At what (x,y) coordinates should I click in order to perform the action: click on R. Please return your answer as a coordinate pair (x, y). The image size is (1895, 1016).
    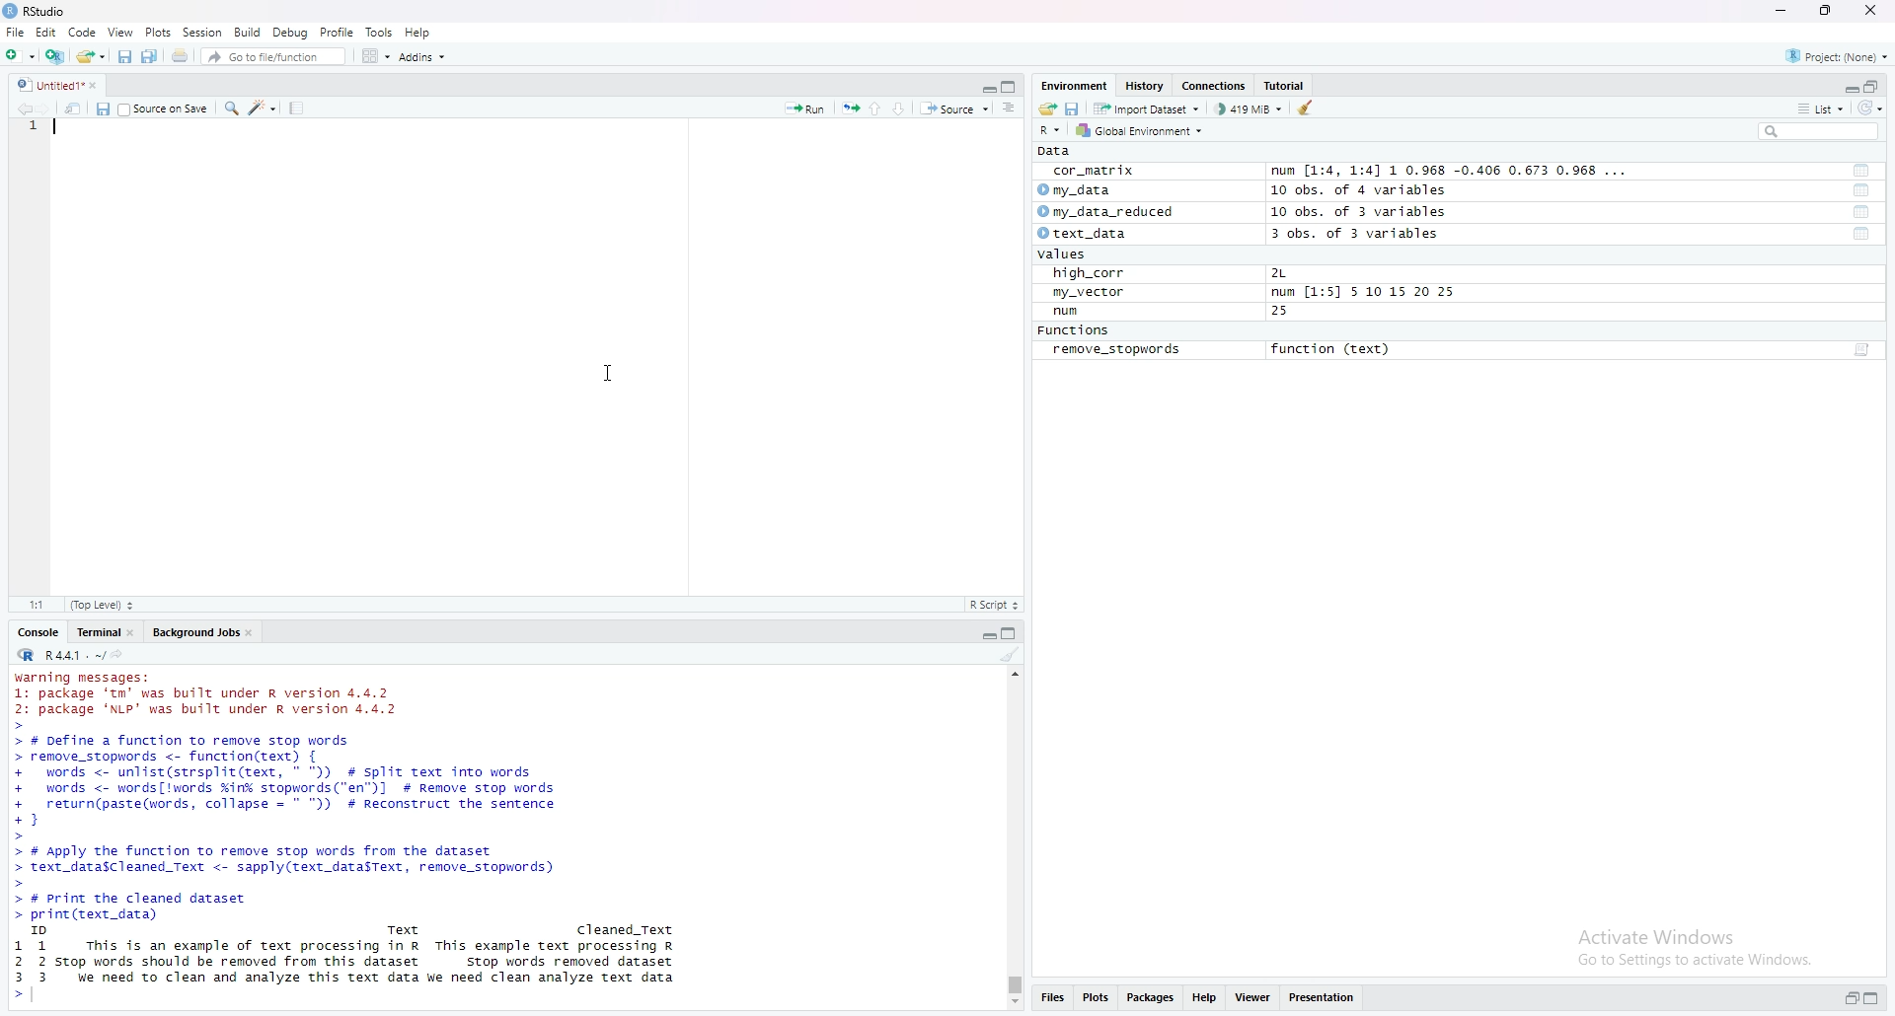
    Looking at the image, I should click on (1053, 132).